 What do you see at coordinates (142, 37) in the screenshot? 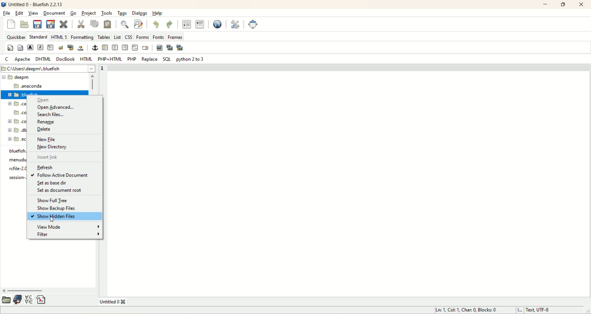
I see `forms` at bounding box center [142, 37].